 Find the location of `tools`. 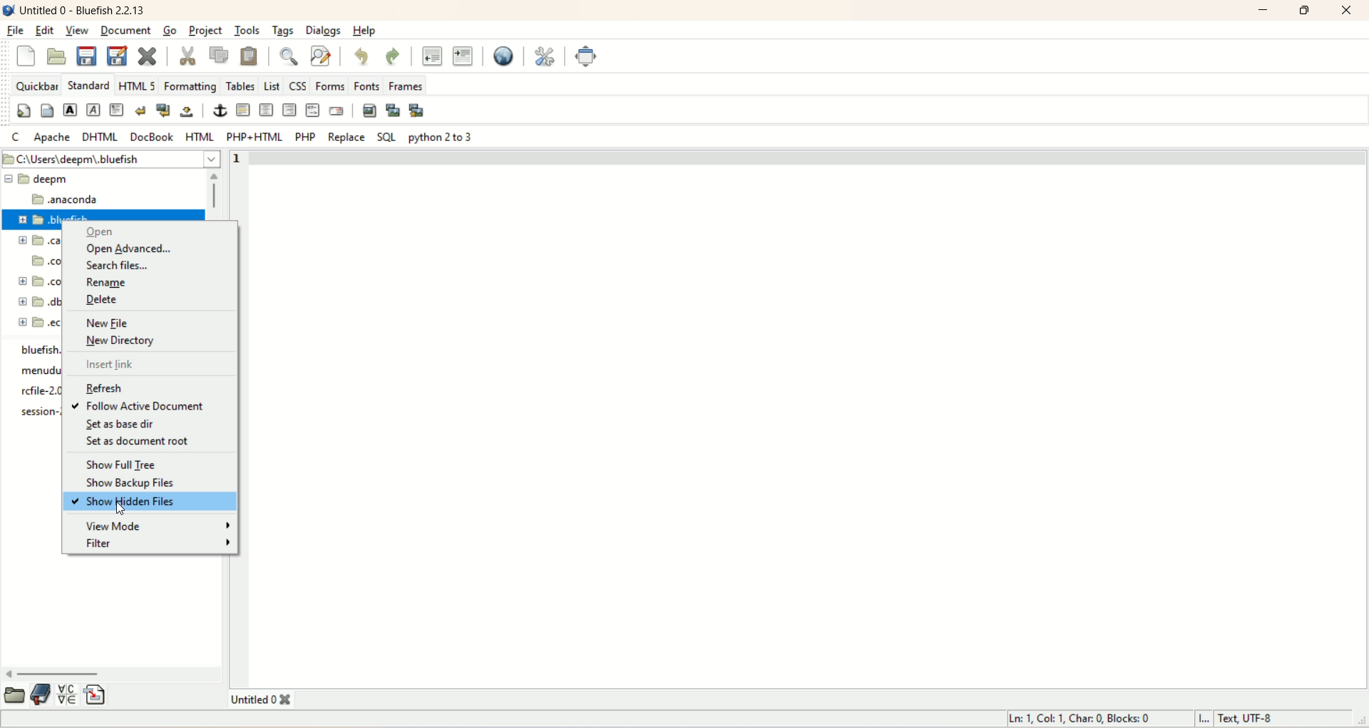

tools is located at coordinates (247, 31).